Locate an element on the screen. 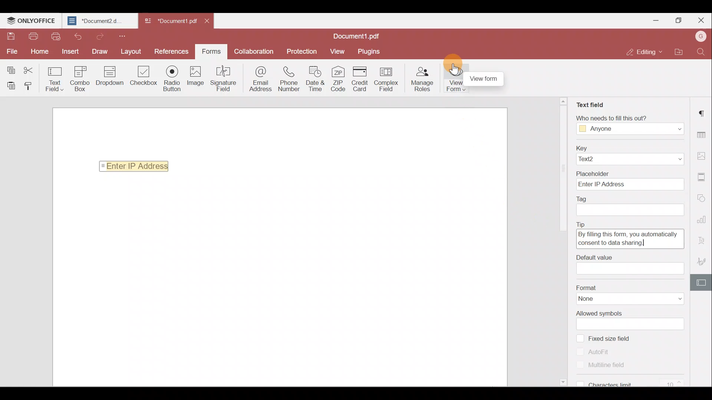 This screenshot has width=712, height=400. Table settings is located at coordinates (702, 133).